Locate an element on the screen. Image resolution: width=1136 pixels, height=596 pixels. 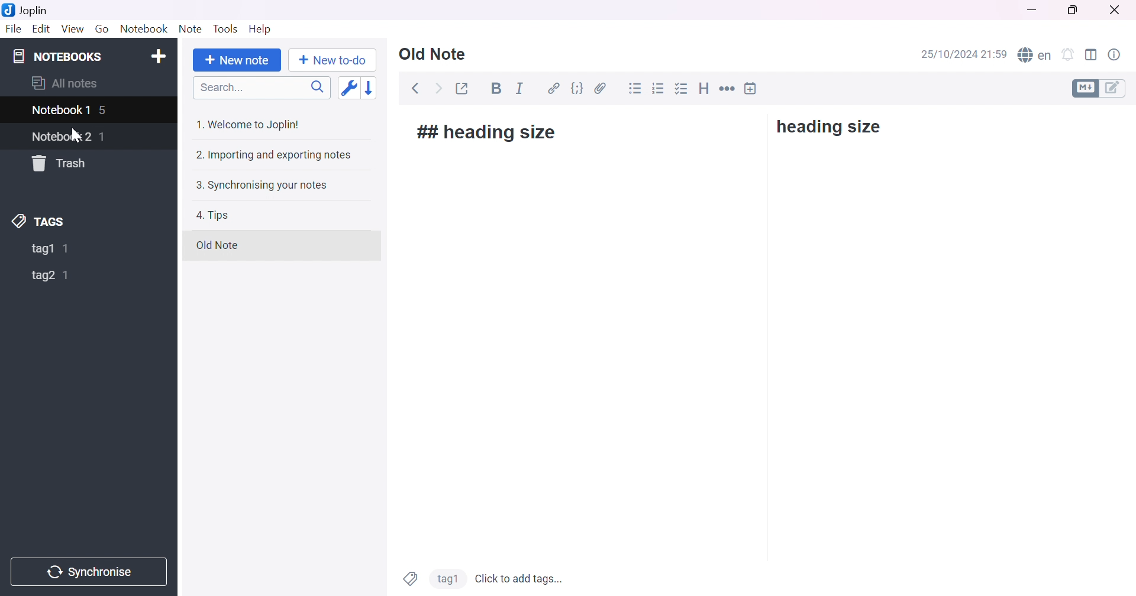
Go is located at coordinates (102, 31).